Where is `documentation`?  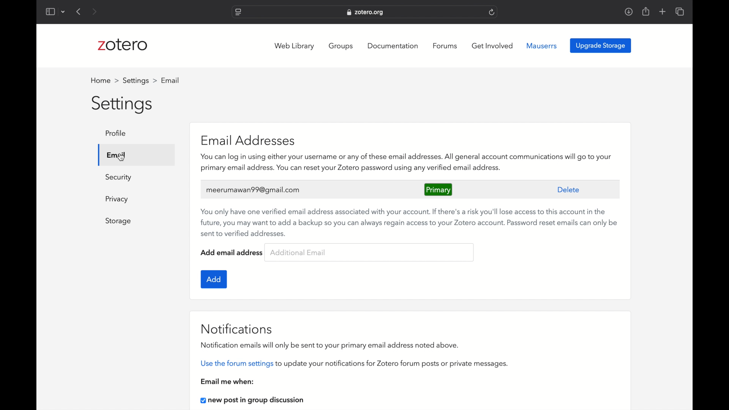 documentation is located at coordinates (392, 46).